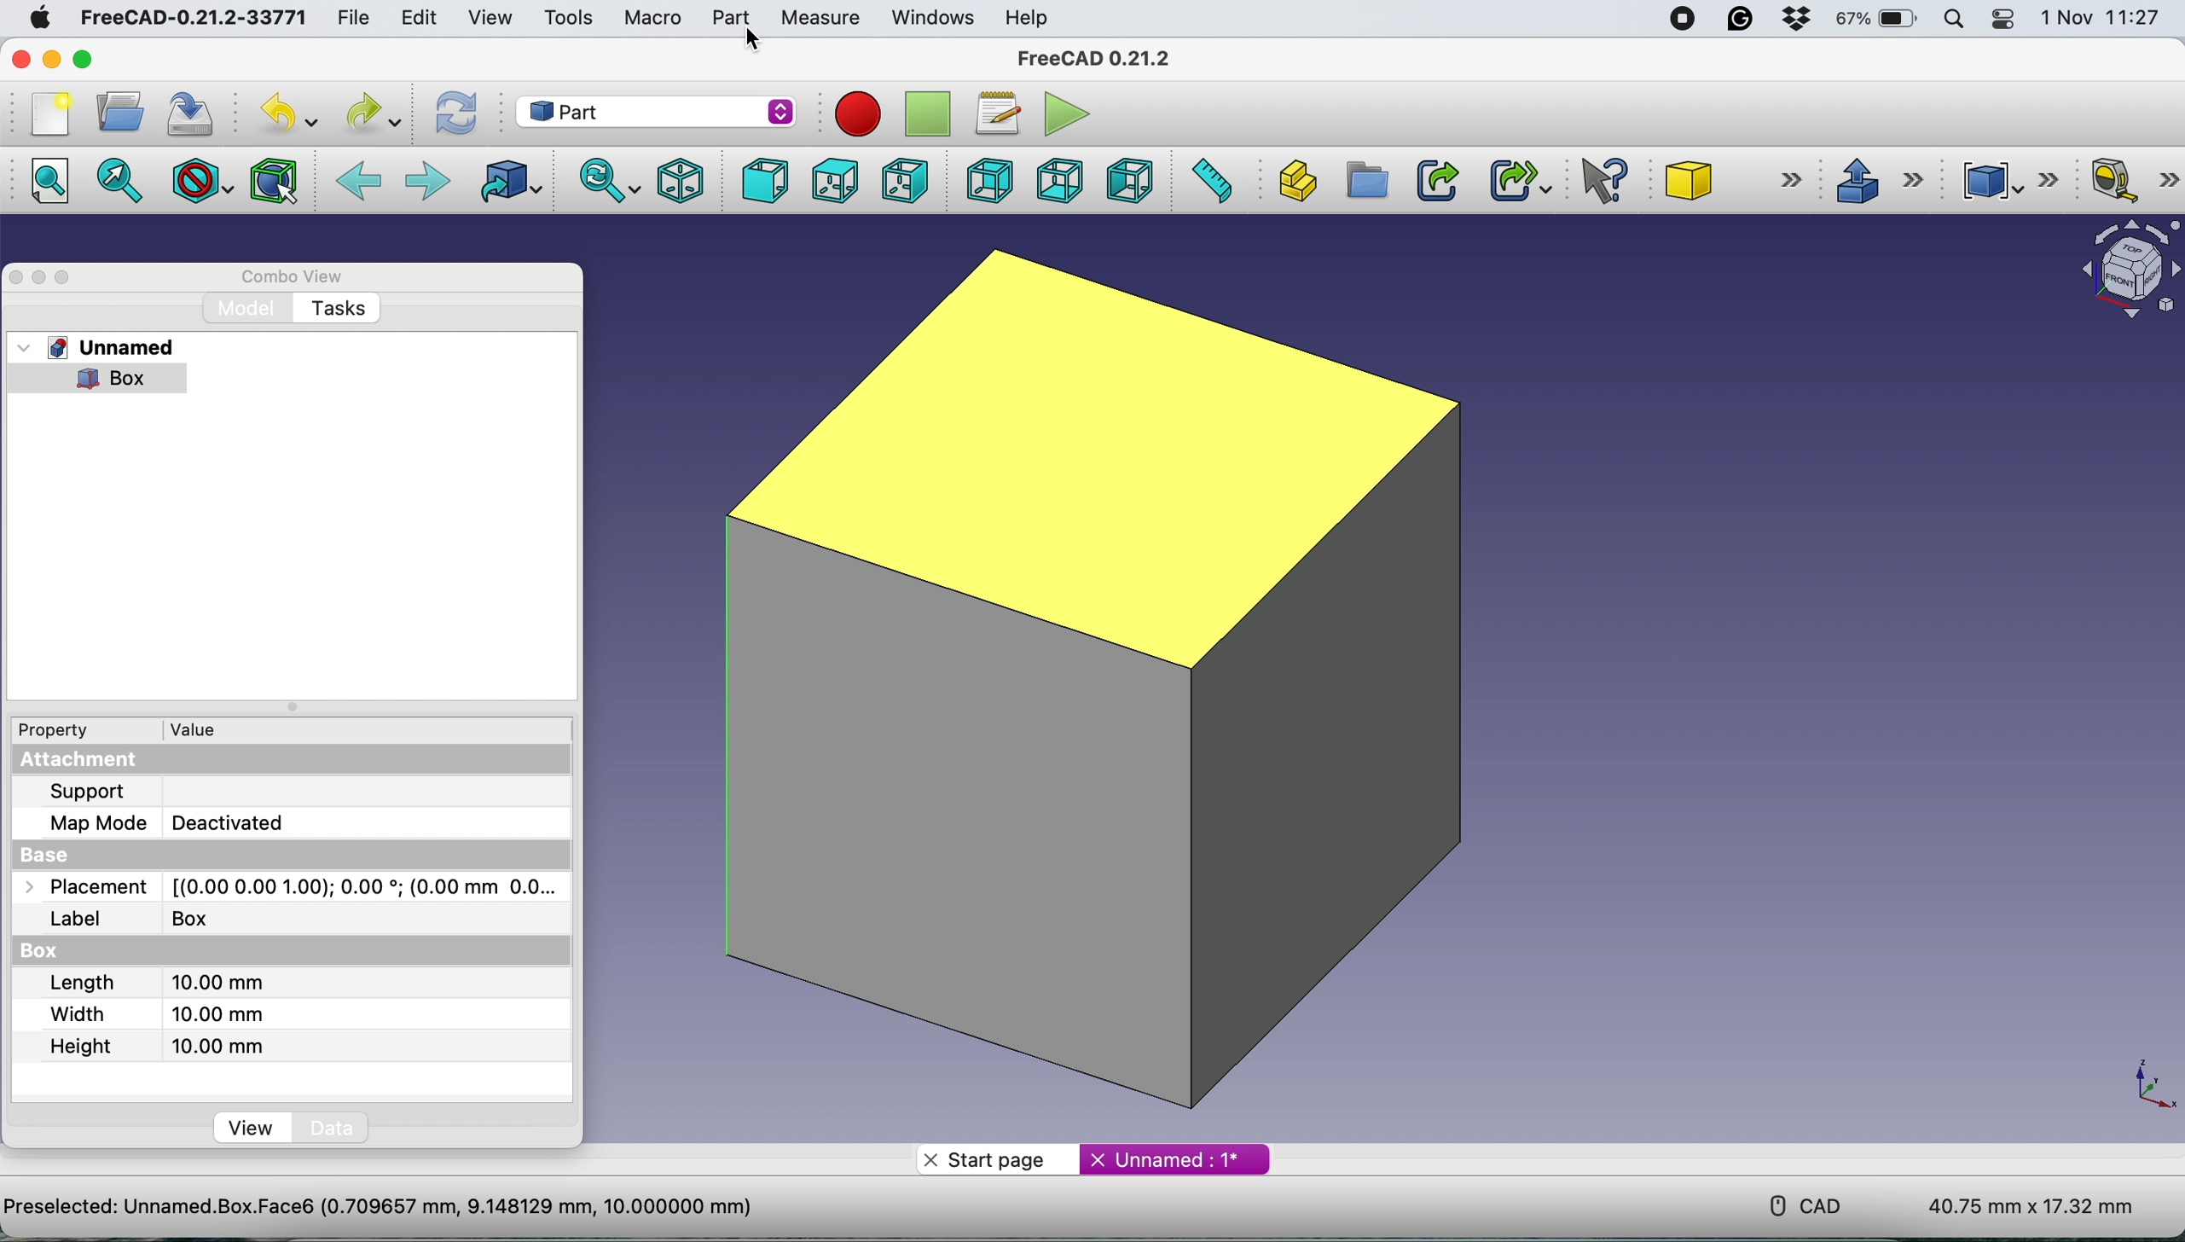 The image size is (2185, 1242). Describe the element at coordinates (2134, 179) in the screenshot. I see `measure linear` at that location.